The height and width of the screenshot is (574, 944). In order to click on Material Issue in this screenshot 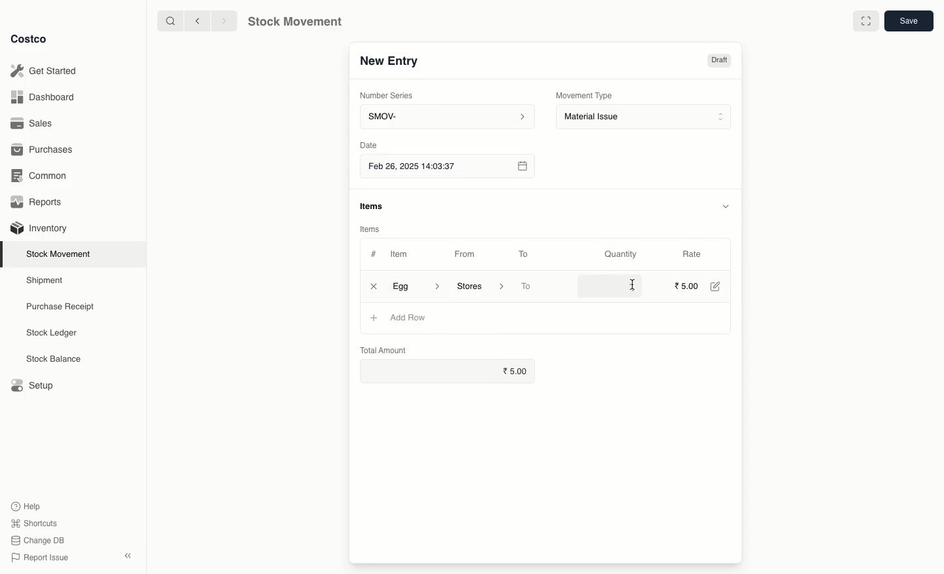, I will do `click(645, 117)`.